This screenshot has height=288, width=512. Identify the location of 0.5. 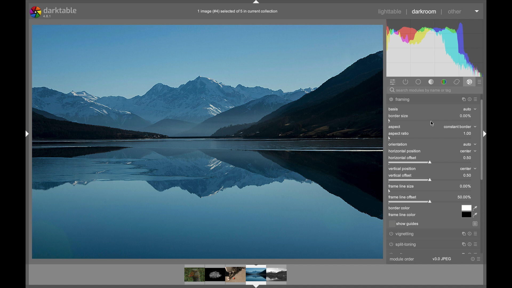
(467, 158).